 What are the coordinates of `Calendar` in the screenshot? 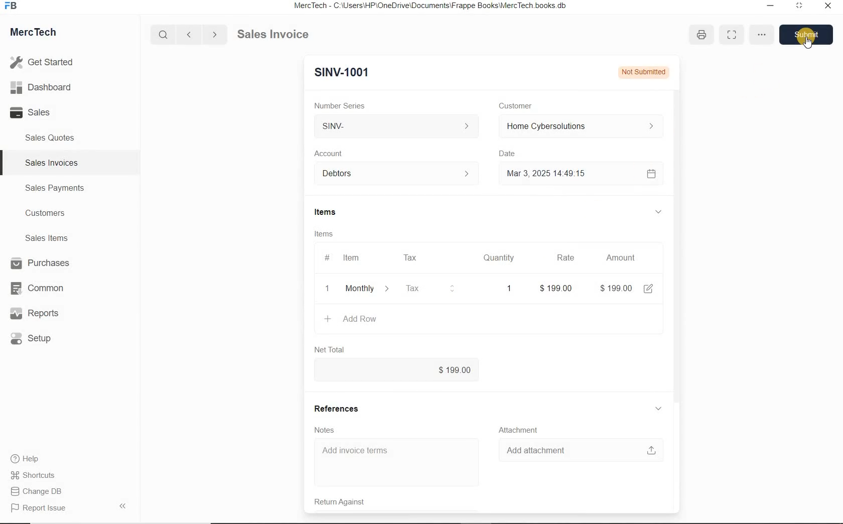 It's located at (650, 175).